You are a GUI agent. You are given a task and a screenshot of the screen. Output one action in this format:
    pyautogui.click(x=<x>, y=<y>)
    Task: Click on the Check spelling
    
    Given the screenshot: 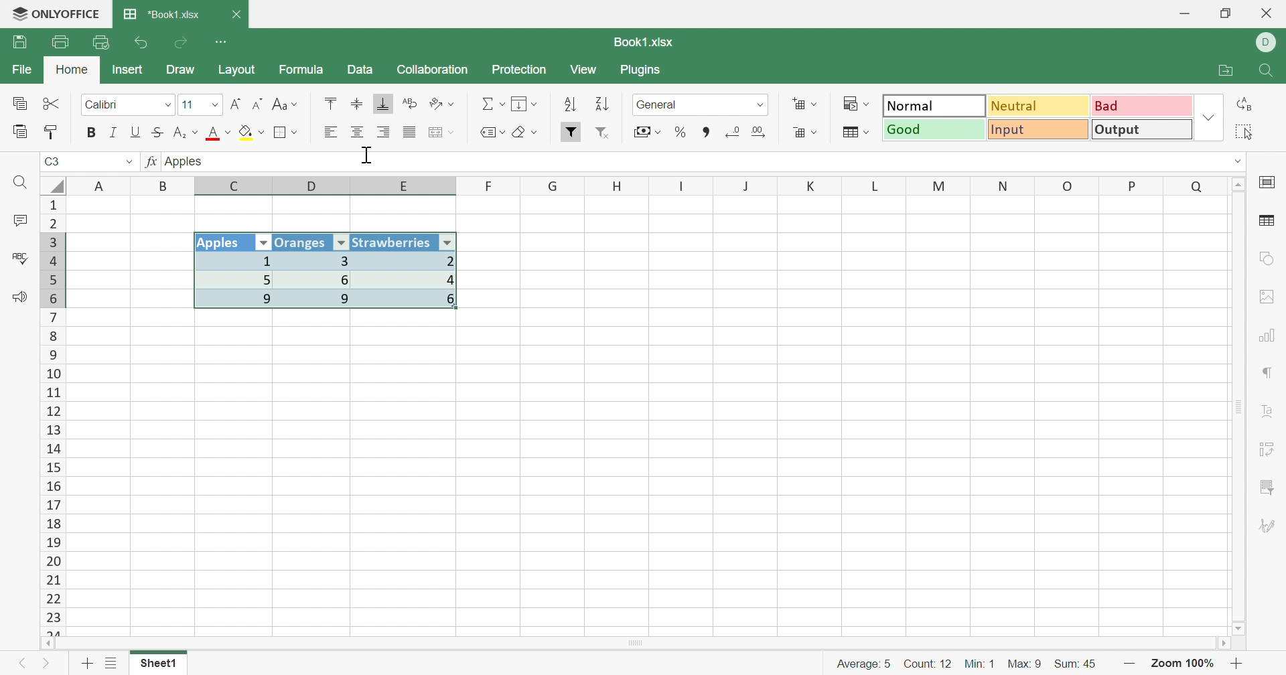 What is the action you would take?
    pyautogui.click(x=18, y=258)
    